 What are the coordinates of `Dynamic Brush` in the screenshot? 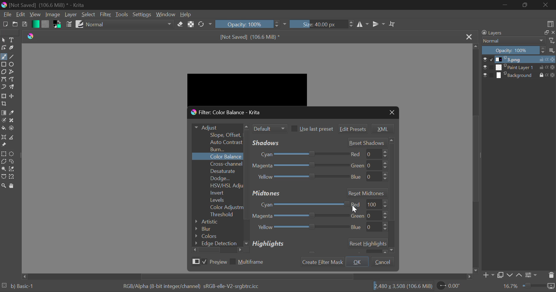 It's located at (4, 87).